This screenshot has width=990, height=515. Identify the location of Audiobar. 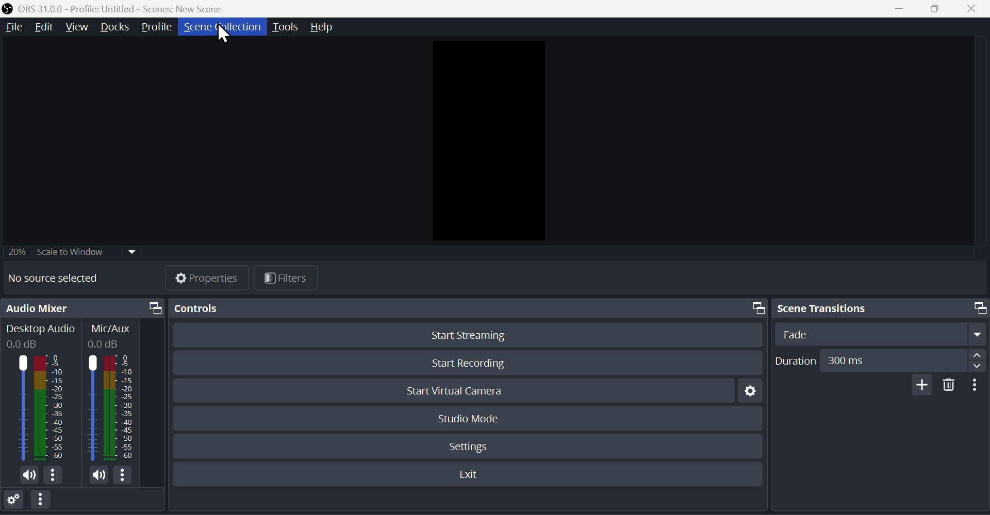
(113, 406).